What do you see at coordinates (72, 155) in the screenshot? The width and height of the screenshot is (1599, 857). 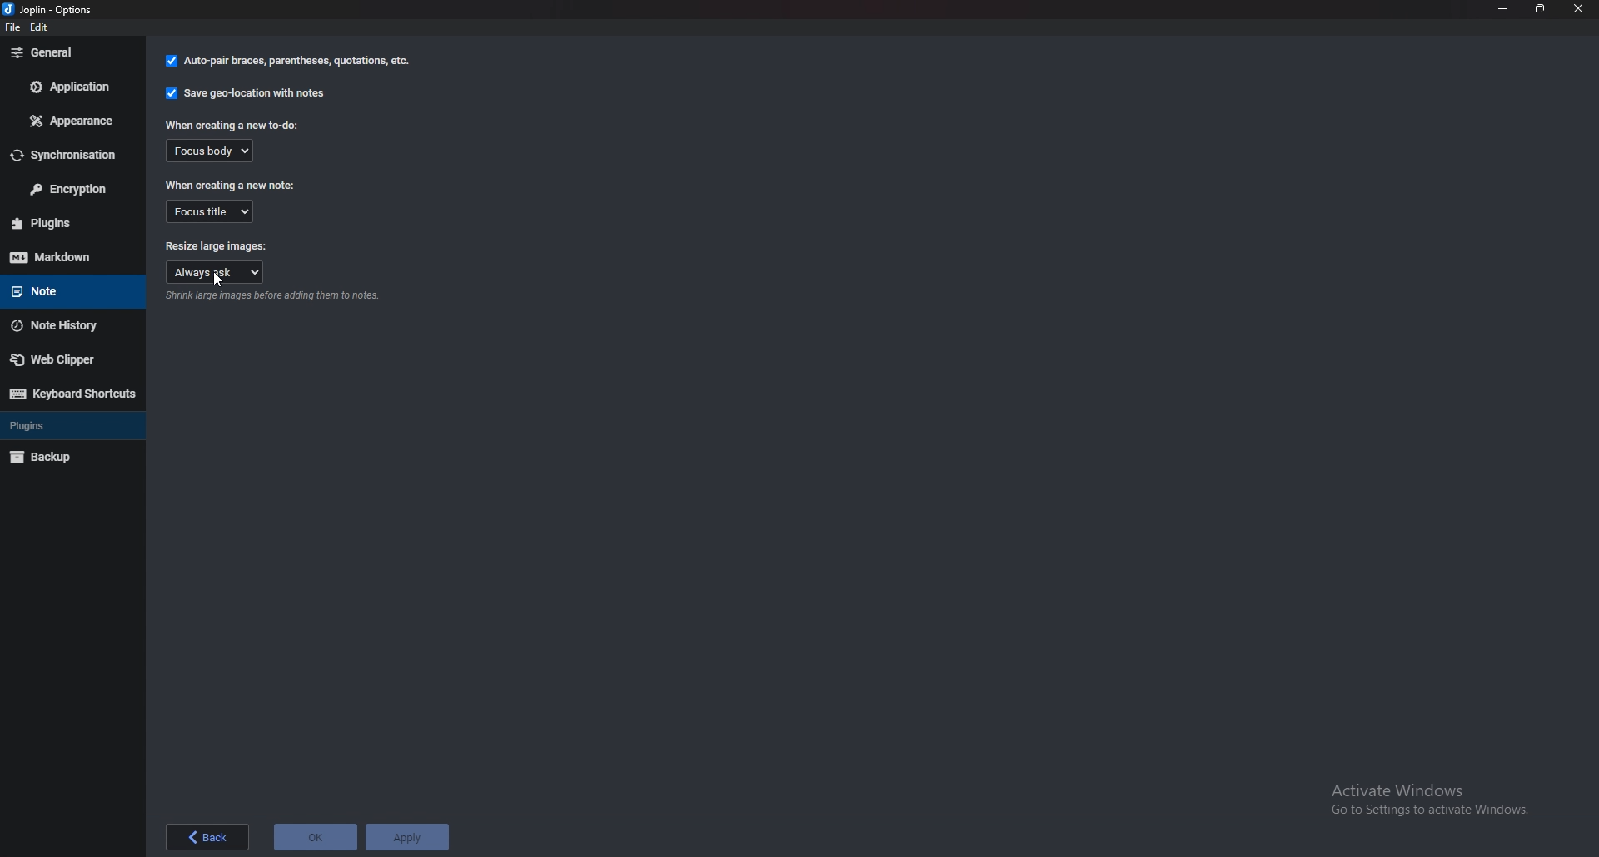 I see `Synchronization` at bounding box center [72, 155].